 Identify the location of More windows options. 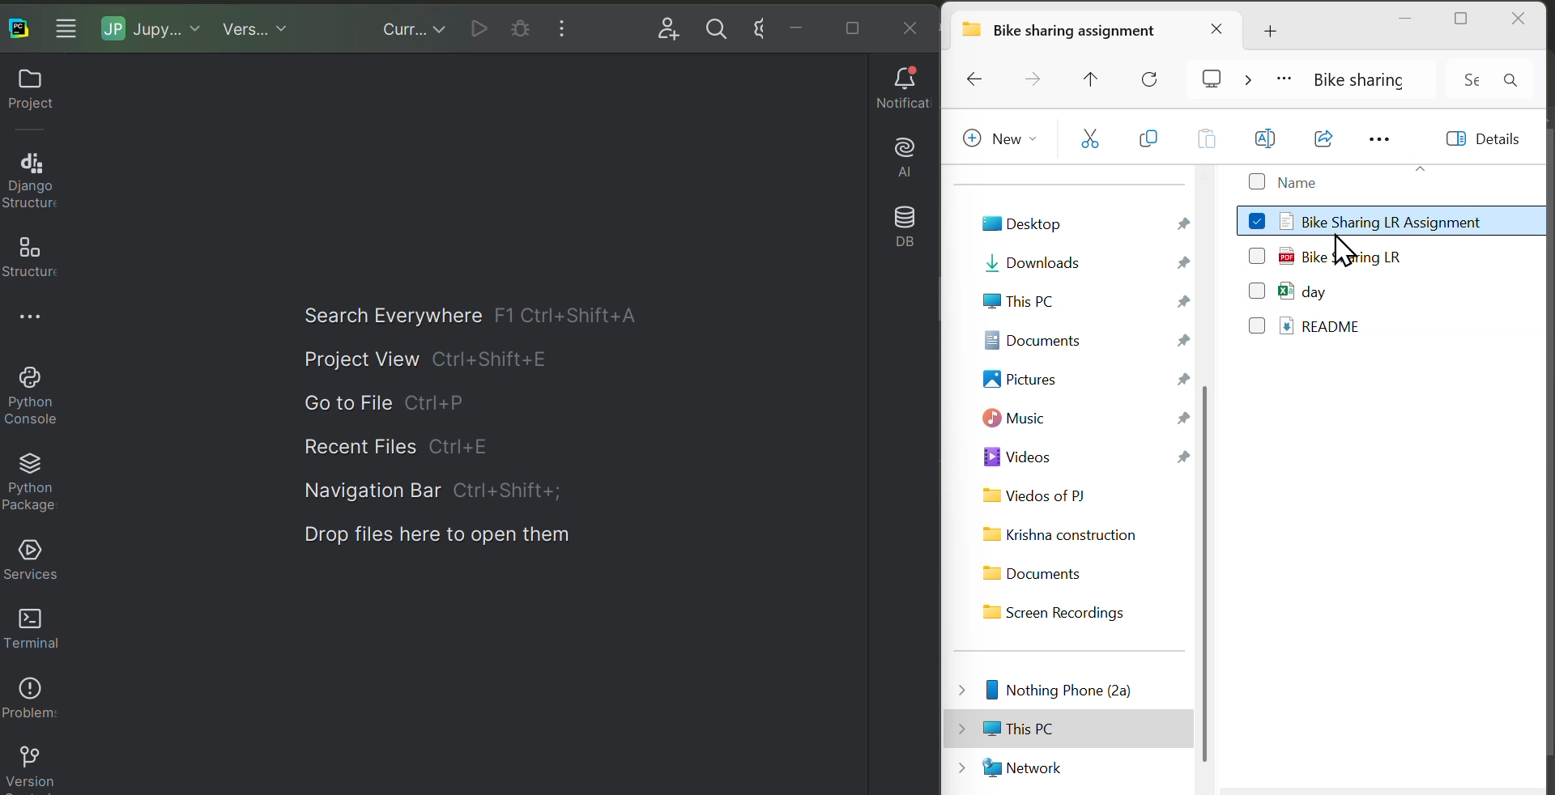
(71, 26).